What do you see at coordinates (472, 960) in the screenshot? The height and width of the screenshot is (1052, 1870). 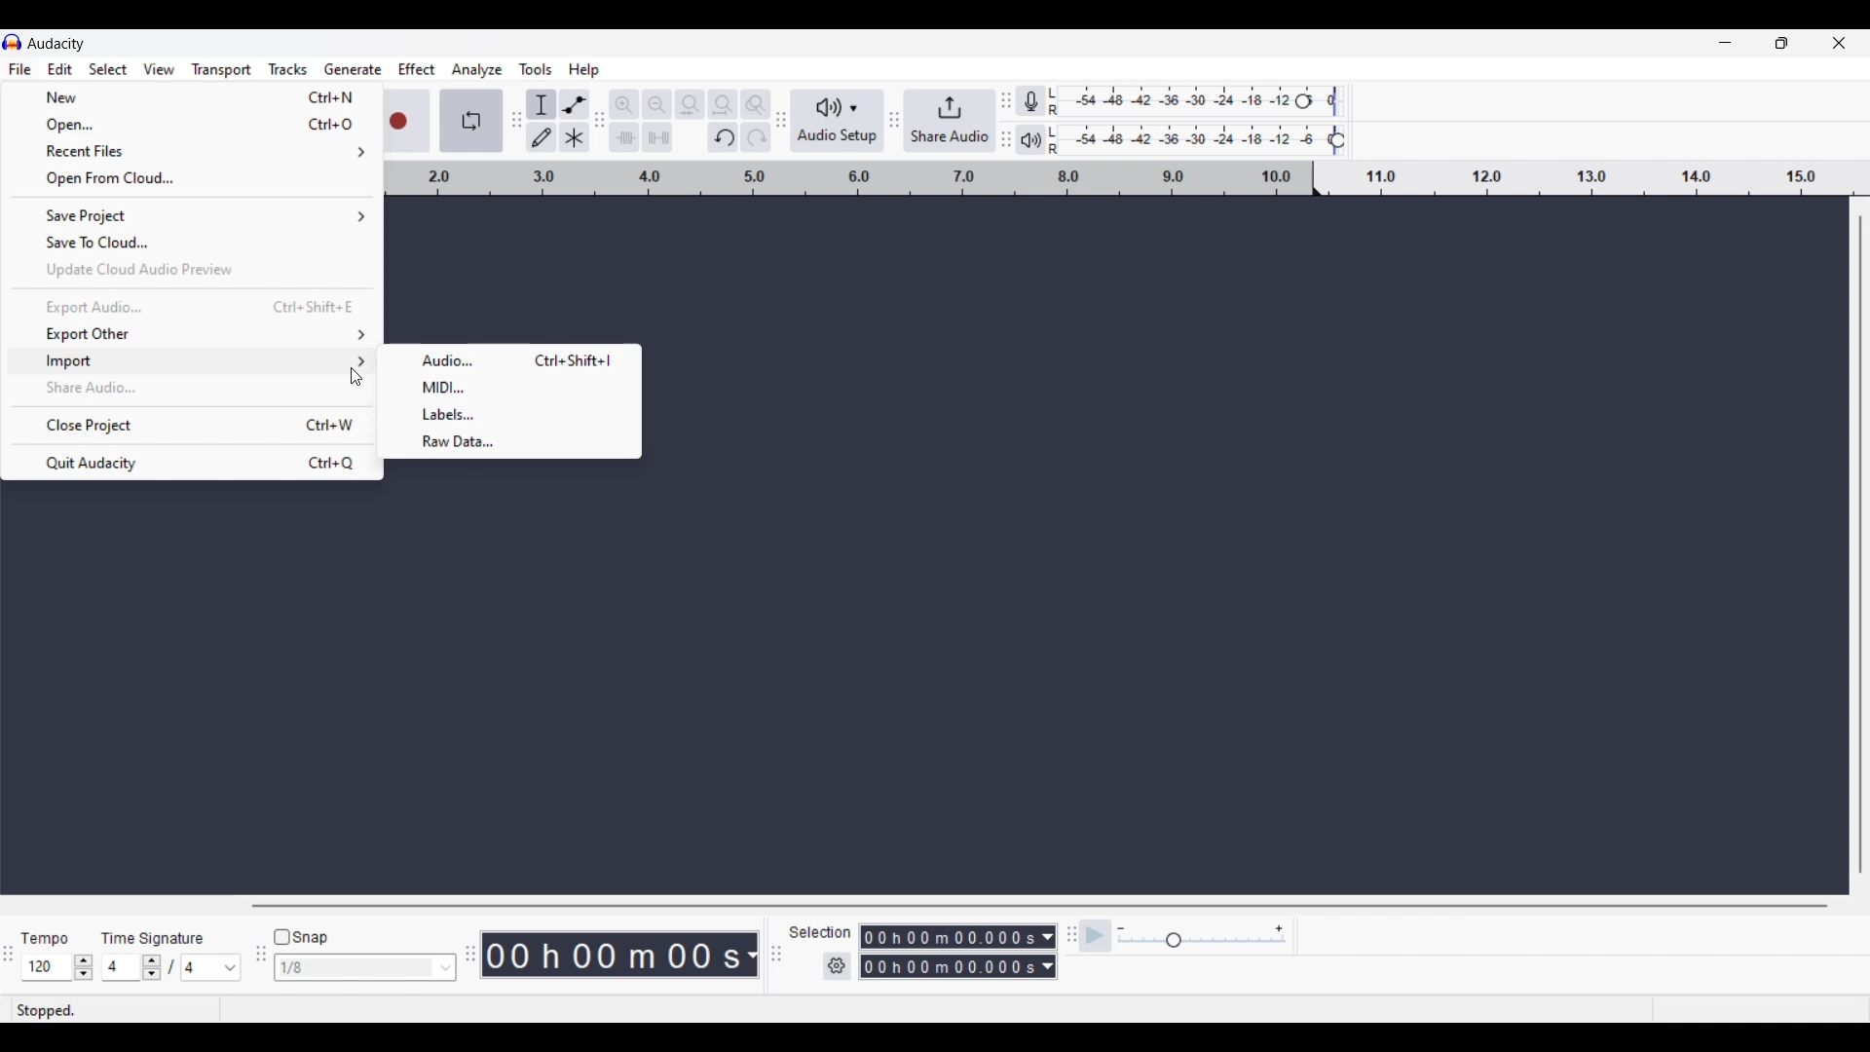 I see `time toolbar` at bounding box center [472, 960].